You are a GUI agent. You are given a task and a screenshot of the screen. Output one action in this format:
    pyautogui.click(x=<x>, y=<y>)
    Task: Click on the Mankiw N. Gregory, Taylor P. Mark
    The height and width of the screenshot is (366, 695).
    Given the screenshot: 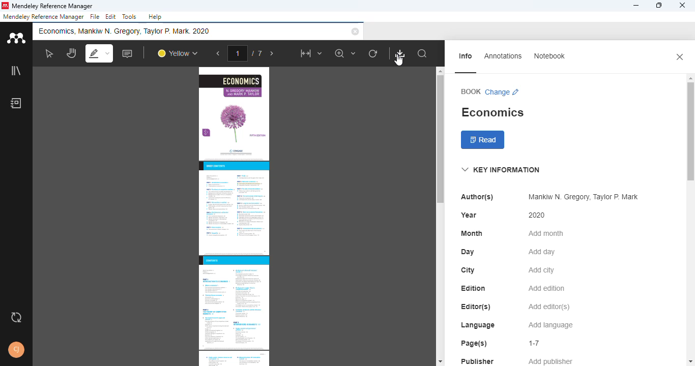 What is the action you would take?
    pyautogui.click(x=581, y=197)
    